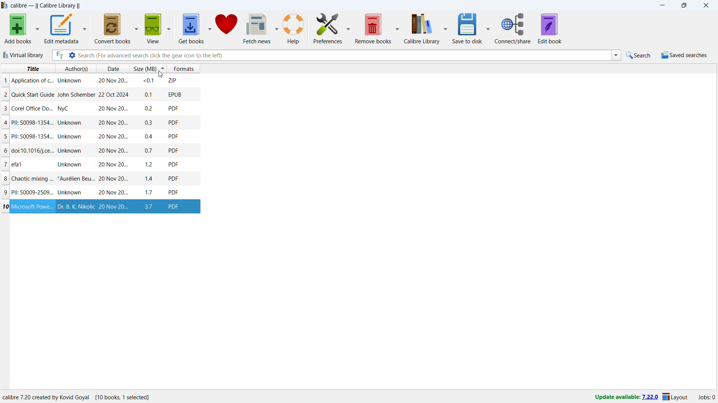 This screenshot has width=718, height=403. What do you see at coordinates (625, 396) in the screenshot?
I see `Update available: 7.22.0` at bounding box center [625, 396].